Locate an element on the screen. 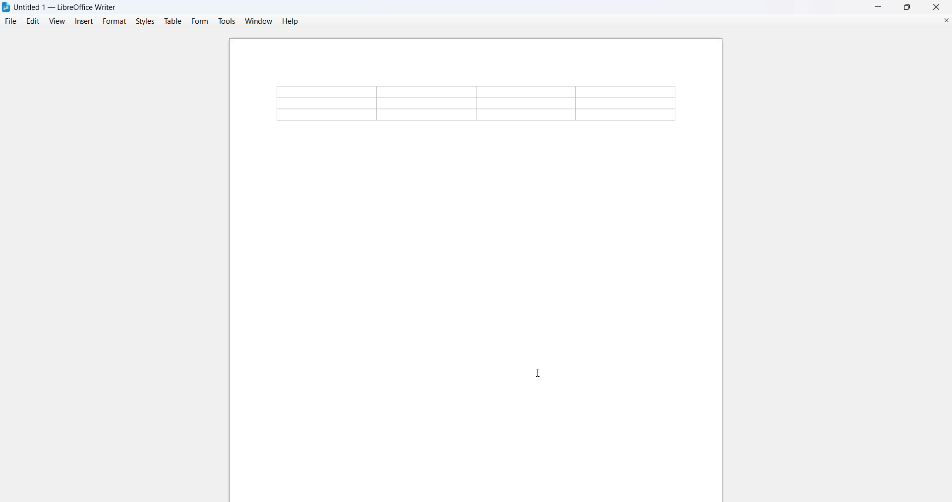 Image resolution: width=952 pixels, height=502 pixels. table with 3 rows and 4 columns is located at coordinates (476, 104).